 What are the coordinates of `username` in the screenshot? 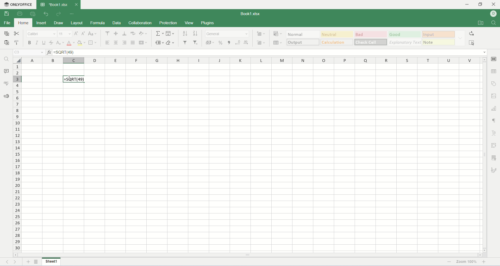 It's located at (494, 14).